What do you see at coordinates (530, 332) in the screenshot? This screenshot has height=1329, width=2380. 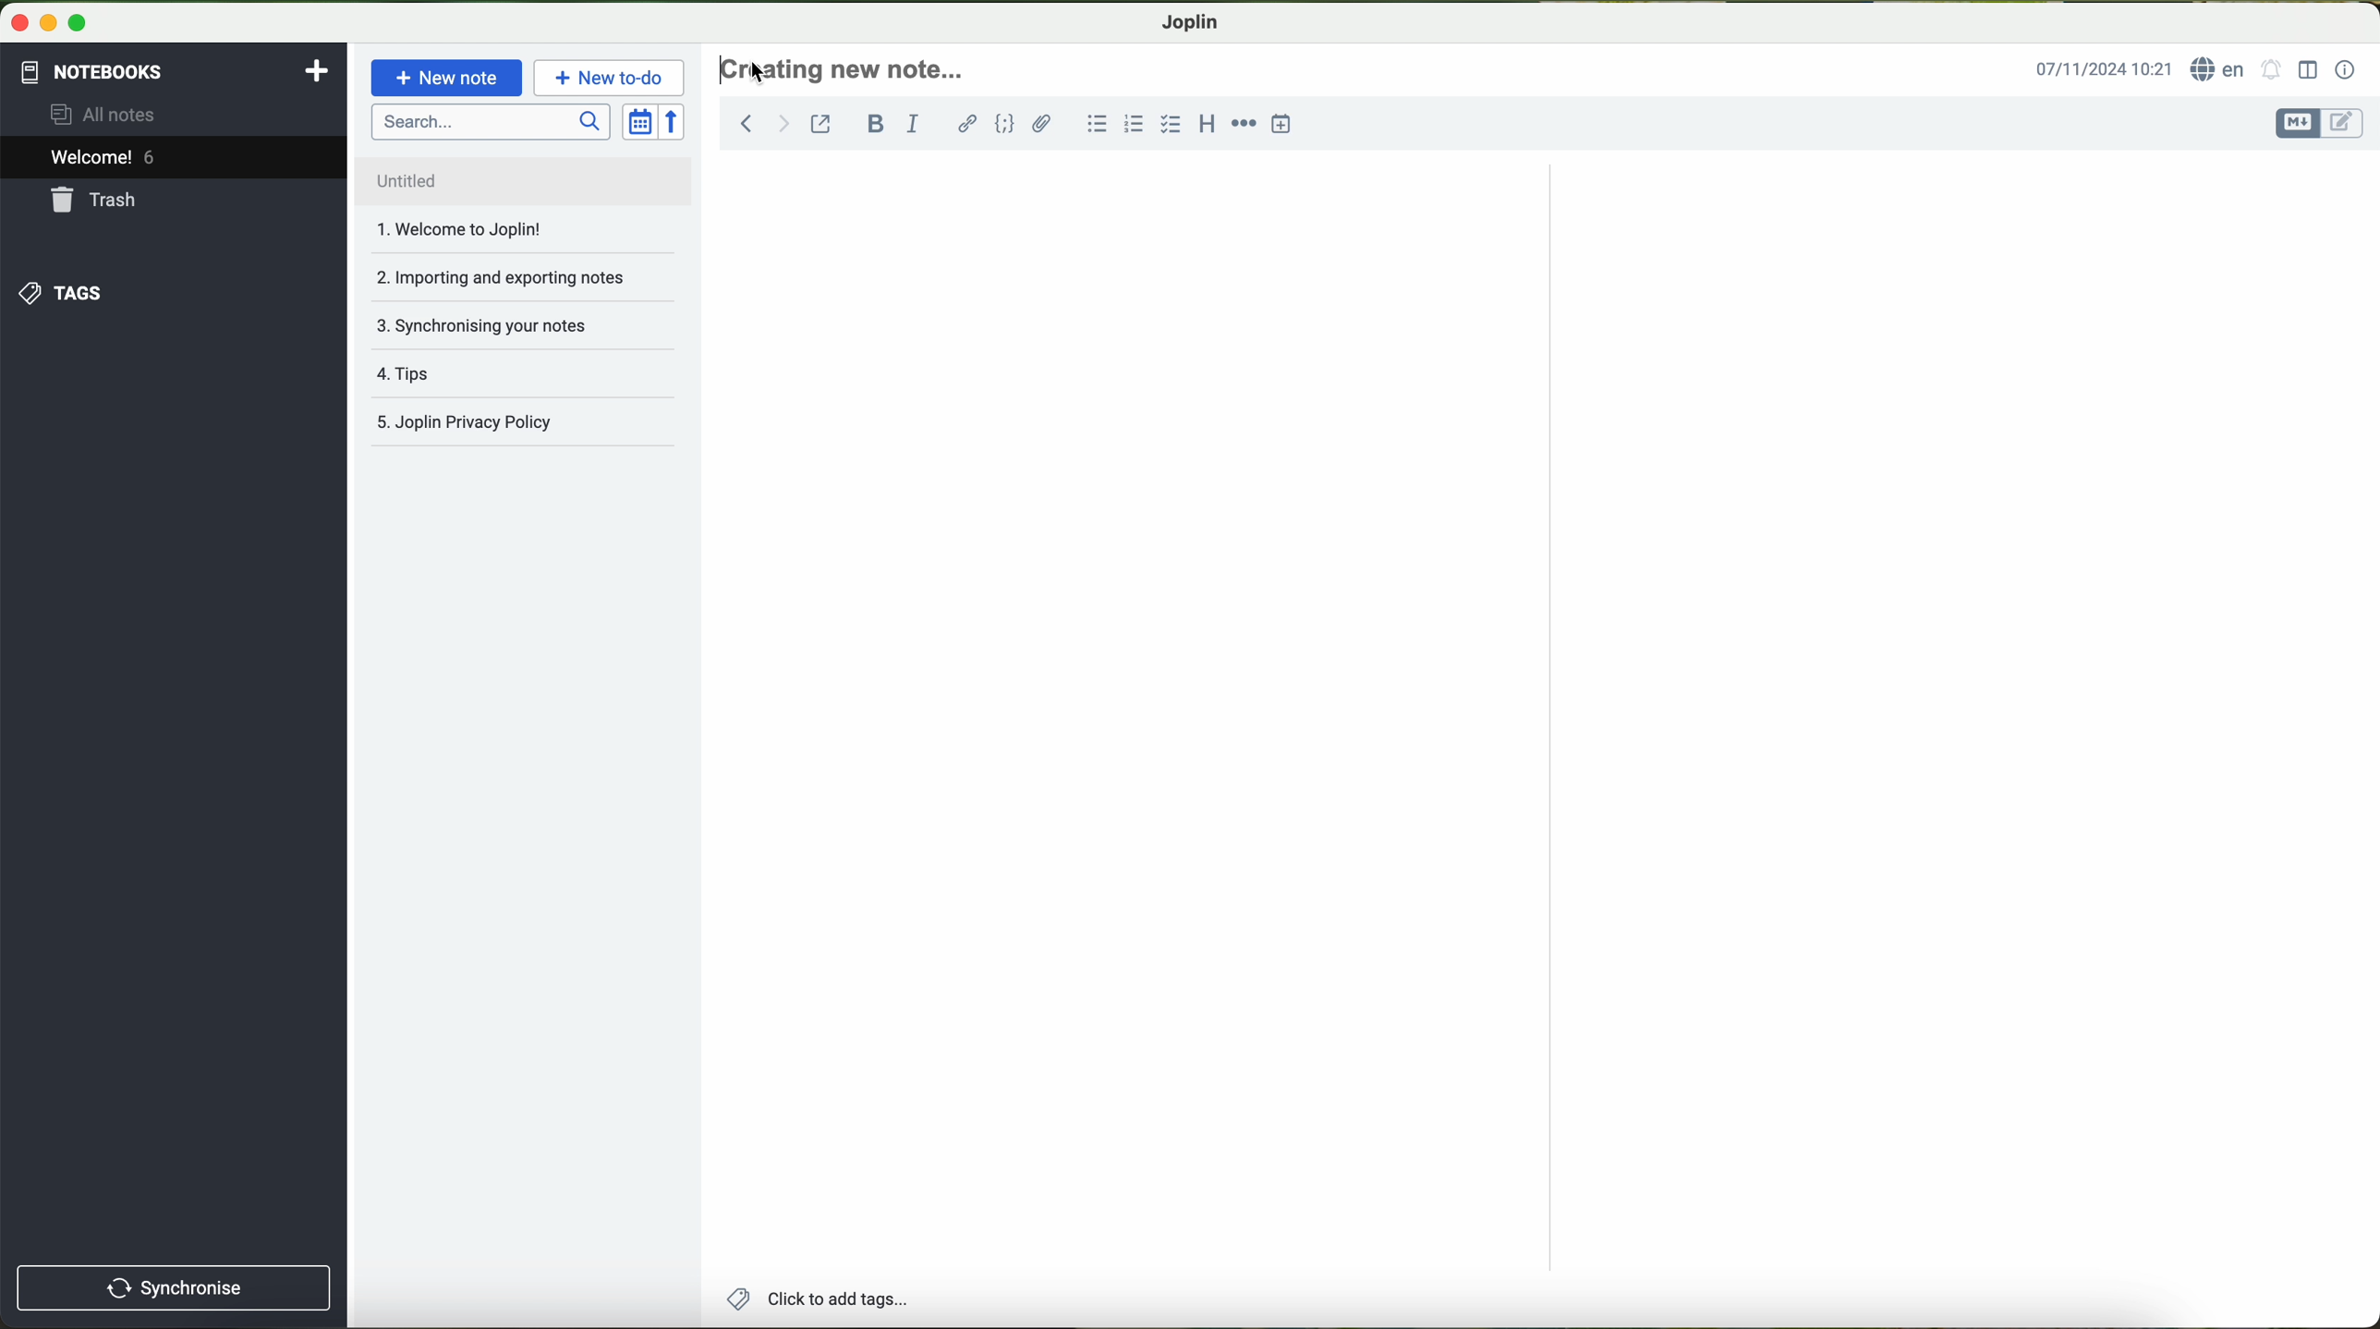 I see `synchronising your notes` at bounding box center [530, 332].